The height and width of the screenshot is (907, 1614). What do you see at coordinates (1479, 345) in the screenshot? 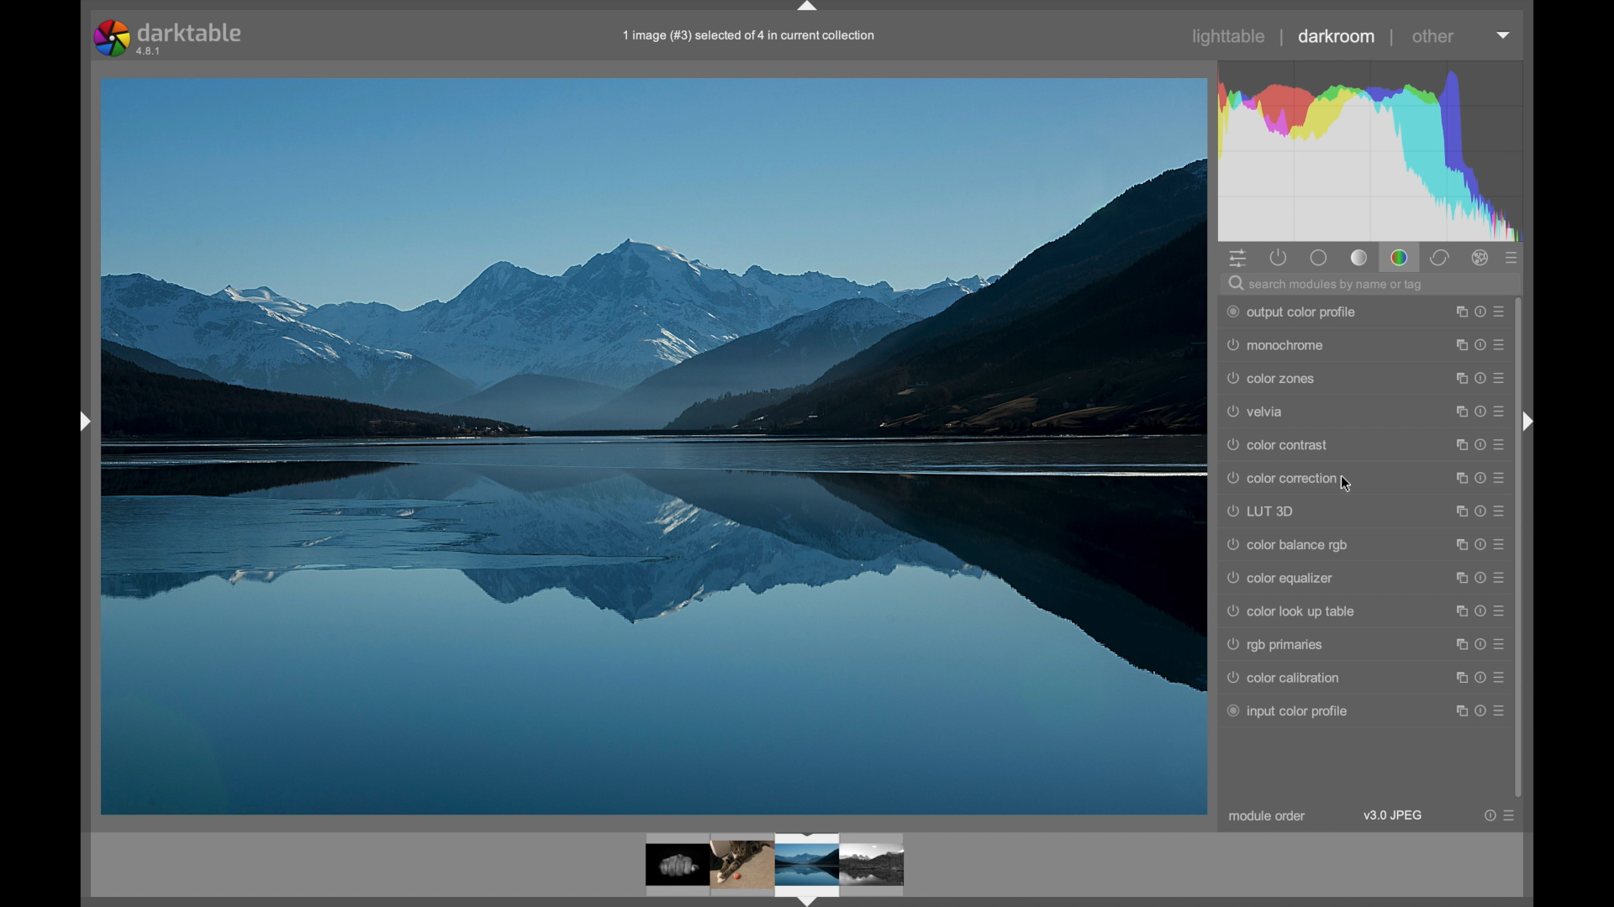
I see `more options` at bounding box center [1479, 345].